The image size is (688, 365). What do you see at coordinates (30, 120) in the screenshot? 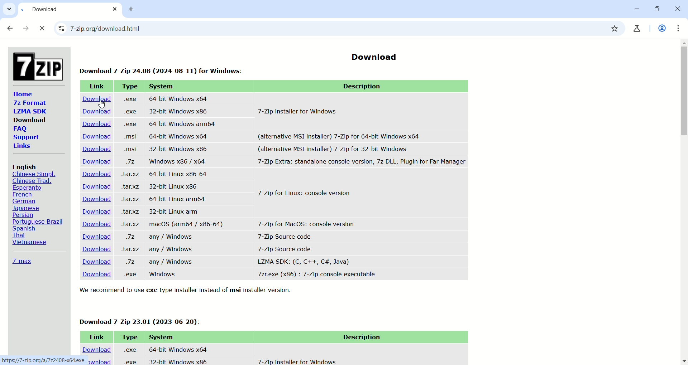
I see `Download` at bounding box center [30, 120].